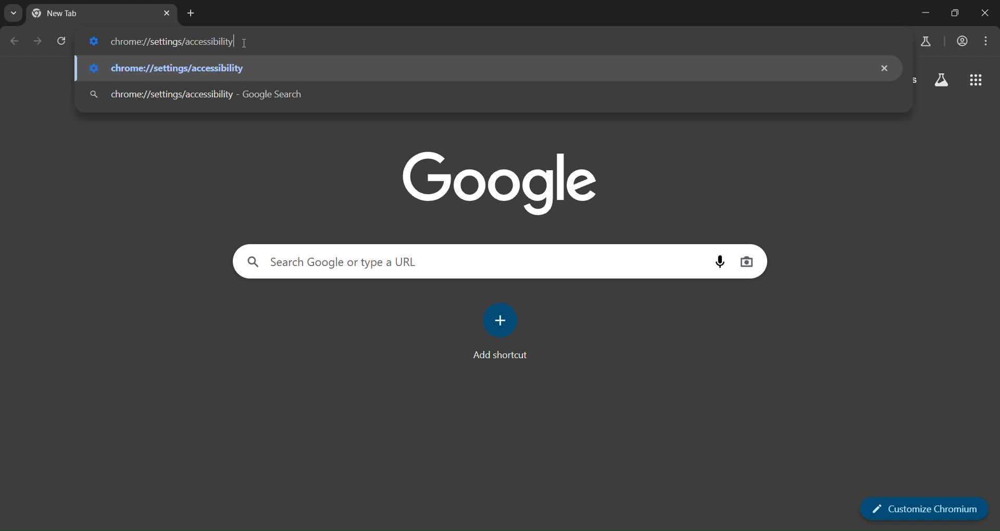  Describe the element at coordinates (16, 40) in the screenshot. I see `go back one page` at that location.